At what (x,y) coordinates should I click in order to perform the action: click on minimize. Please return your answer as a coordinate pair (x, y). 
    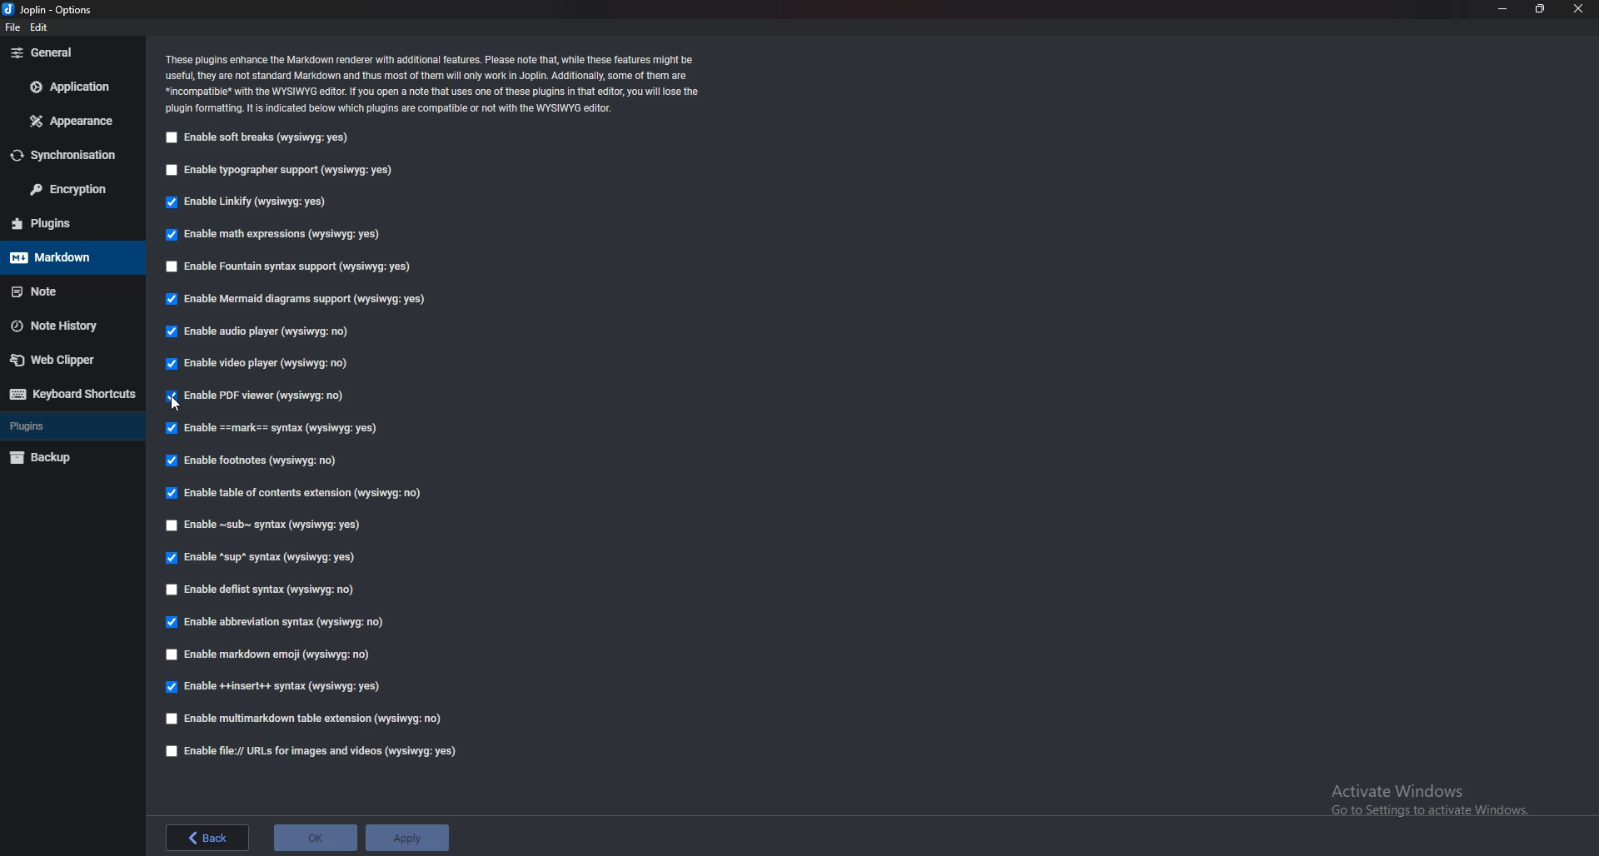
    Looking at the image, I should click on (1505, 8).